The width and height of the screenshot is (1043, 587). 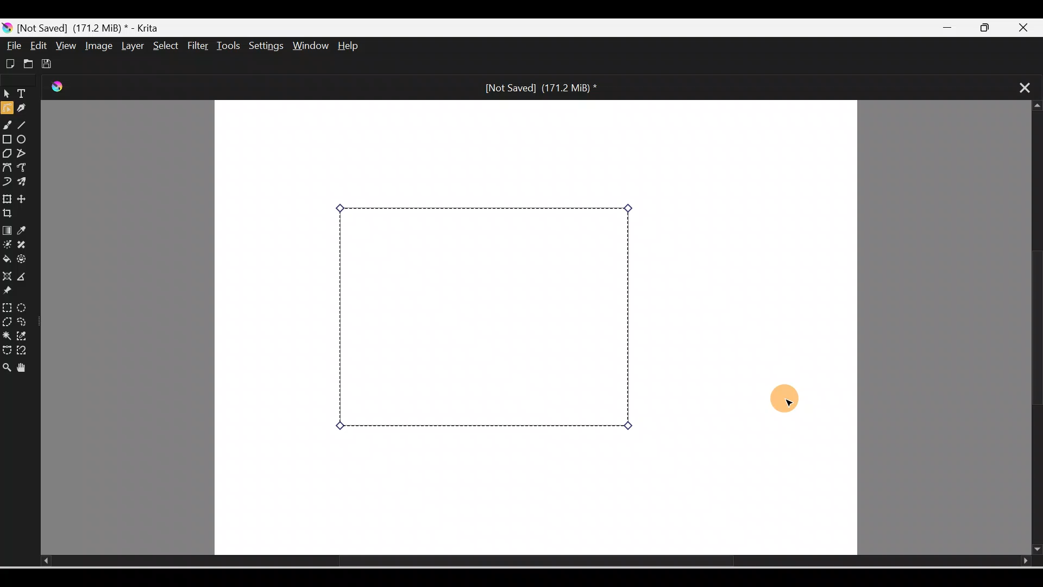 What do you see at coordinates (7, 260) in the screenshot?
I see `Fill a contiguous area of color with color` at bounding box center [7, 260].